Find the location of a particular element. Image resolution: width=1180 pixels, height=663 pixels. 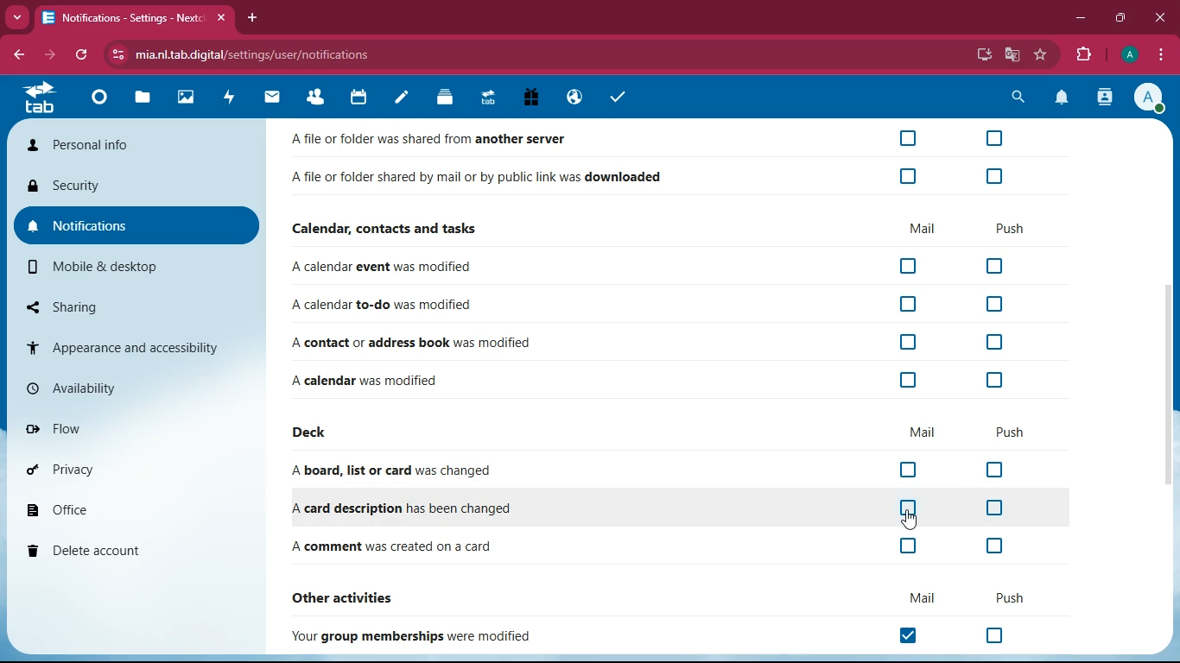

off is located at coordinates (910, 470).